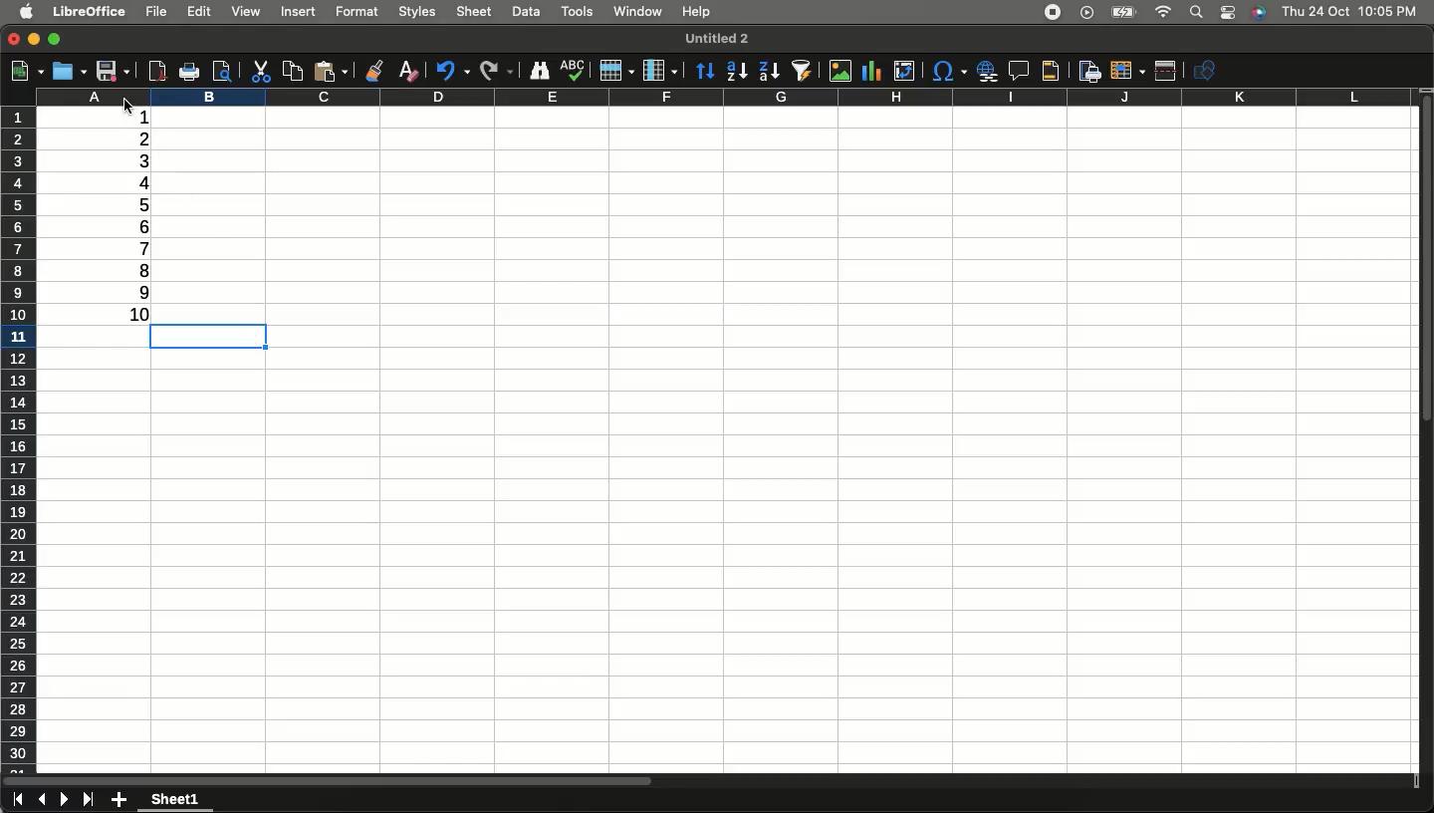 This screenshot has height=813, width=1434. Describe the element at coordinates (502, 776) in the screenshot. I see `Horizontal Scroll bar` at that location.